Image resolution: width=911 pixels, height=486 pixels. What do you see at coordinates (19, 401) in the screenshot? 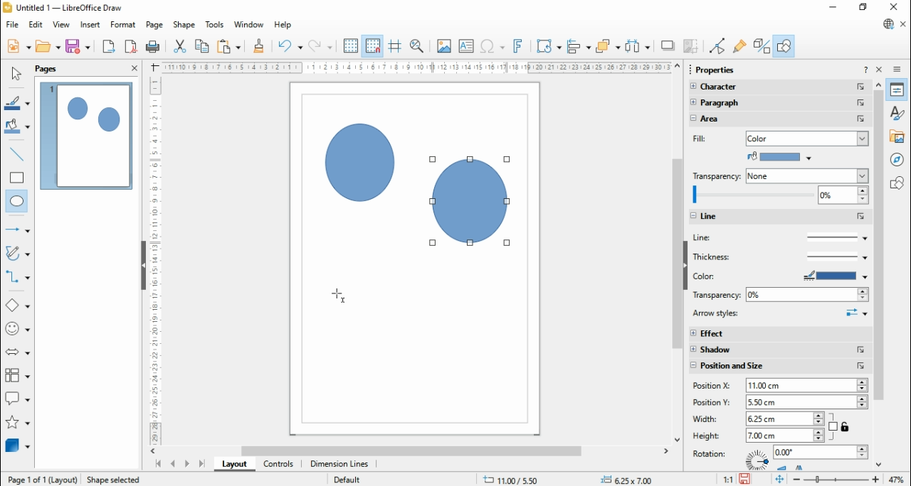
I see `callout shapes` at bounding box center [19, 401].